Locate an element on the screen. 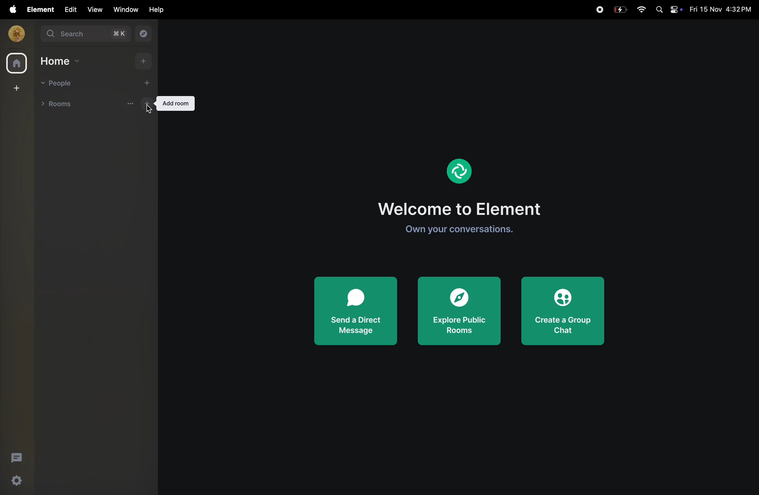 Image resolution: width=759 pixels, height=495 pixels. add room is located at coordinates (176, 104).